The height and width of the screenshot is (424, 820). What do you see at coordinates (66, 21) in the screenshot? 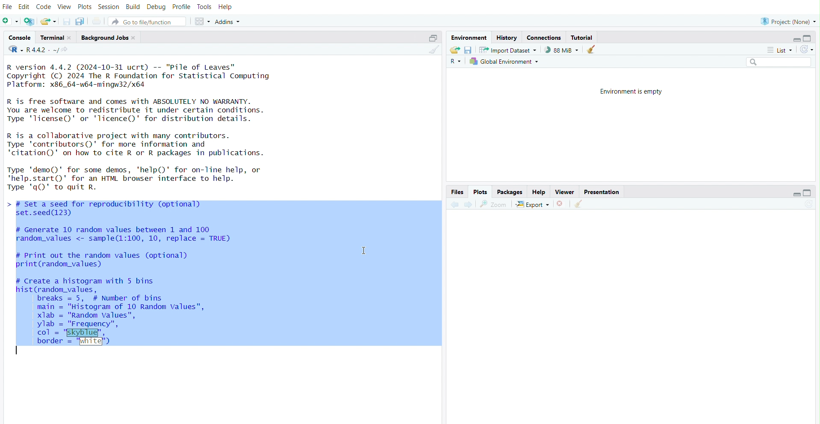
I see `save current document` at bounding box center [66, 21].